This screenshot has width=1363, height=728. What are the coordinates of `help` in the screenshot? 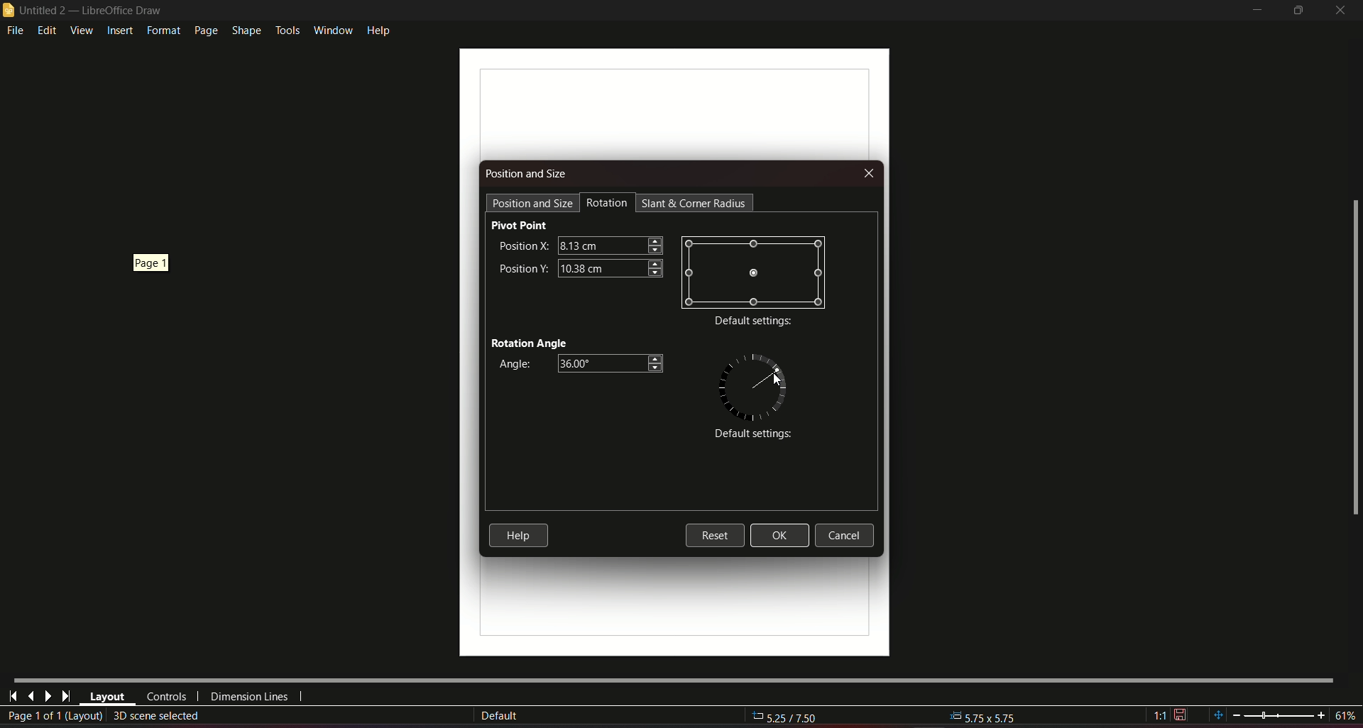 It's located at (379, 29).